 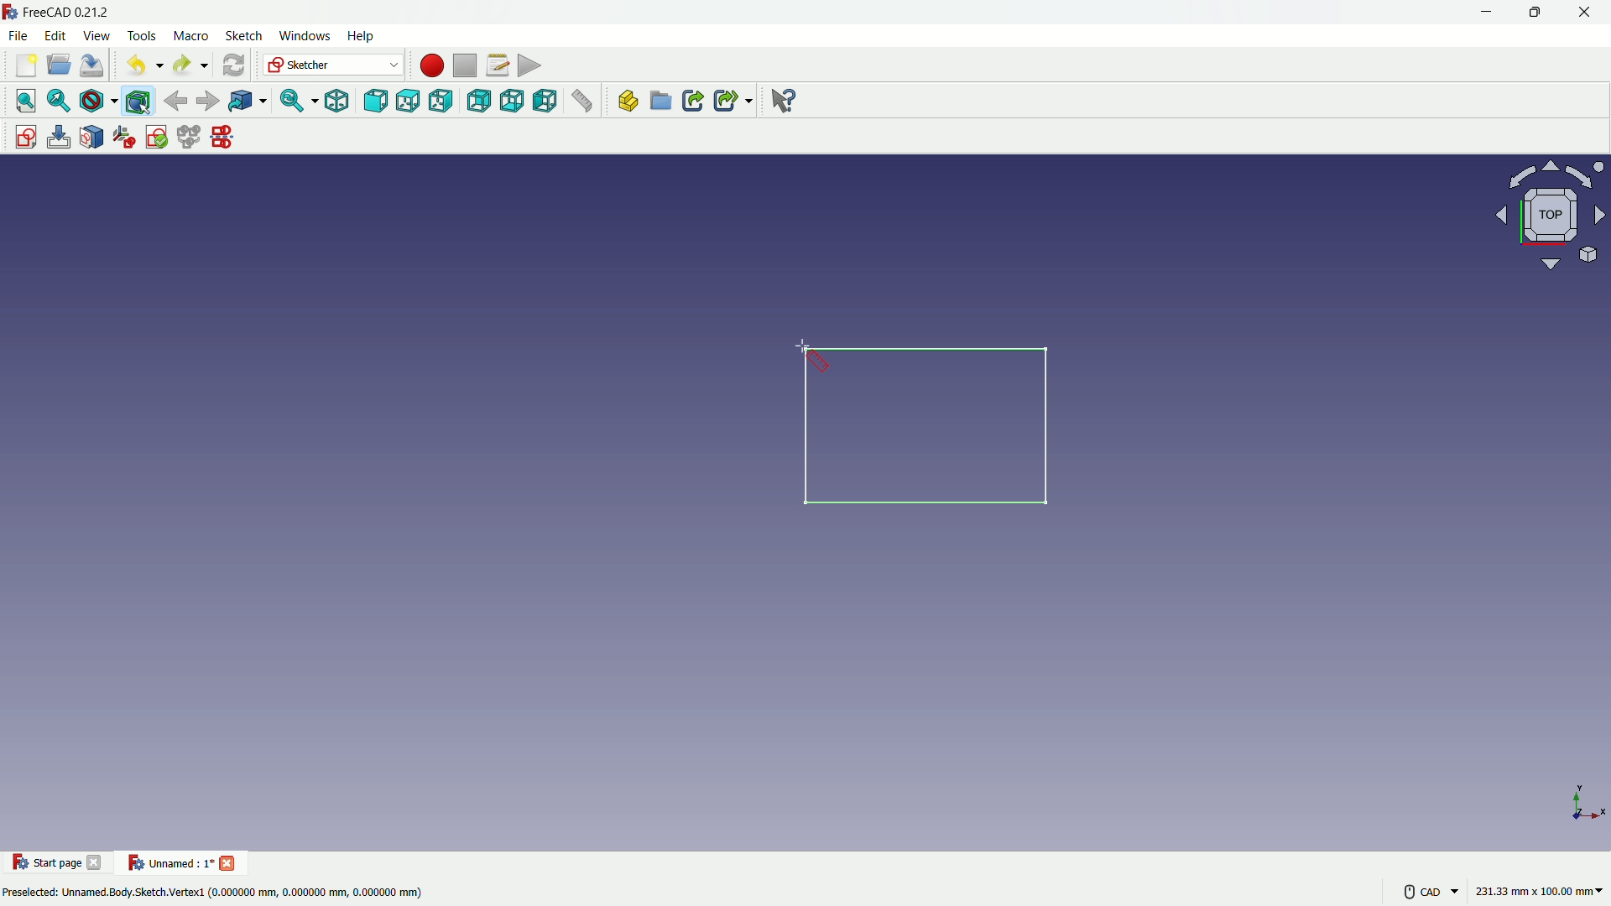 What do you see at coordinates (444, 101) in the screenshot?
I see `right view` at bounding box center [444, 101].